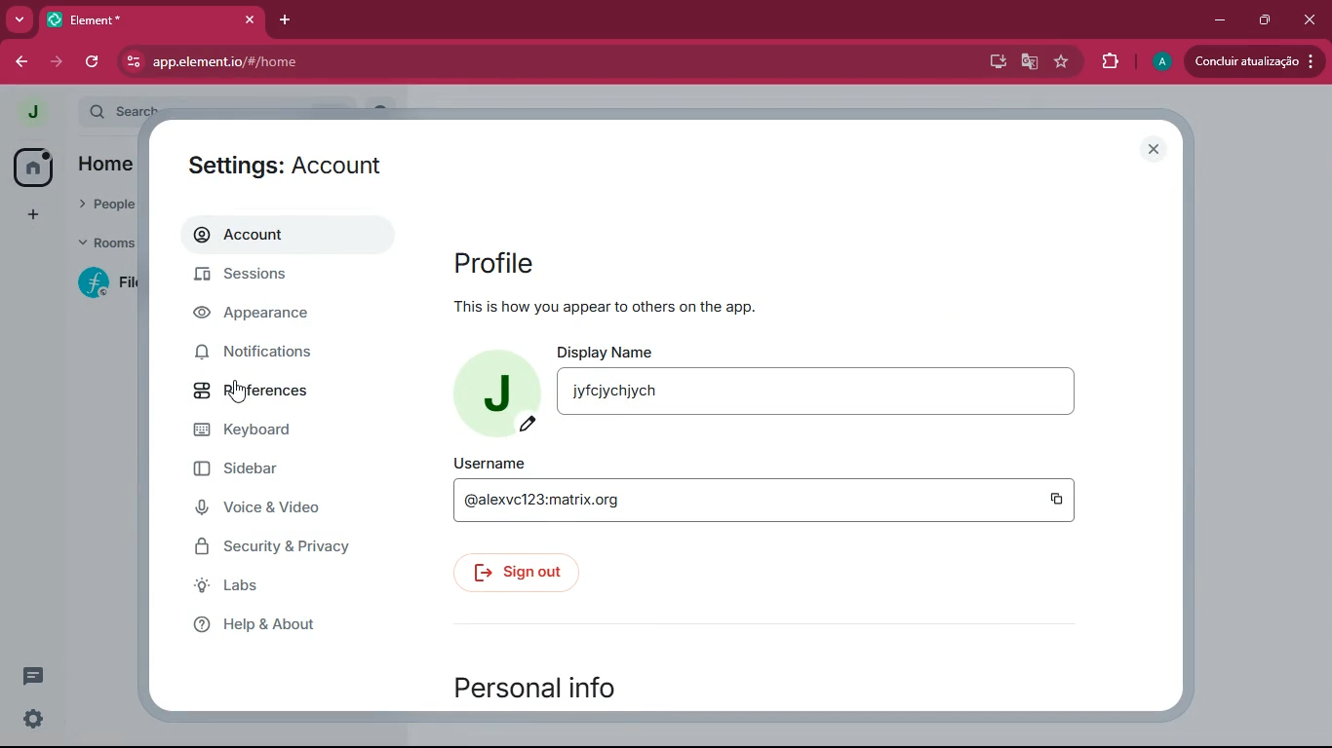 This screenshot has height=748, width=1332. Describe the element at coordinates (534, 688) in the screenshot. I see `personal info` at that location.